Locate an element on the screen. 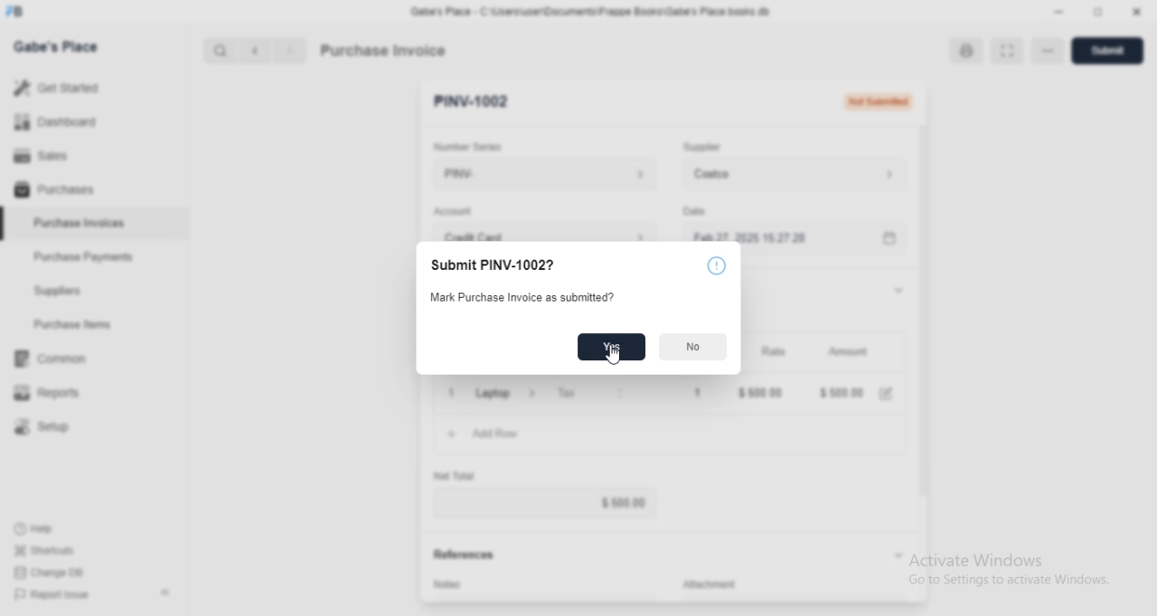  ‘Gabe's Place - C\Users\useriDocuments\Frappe Books\Gabe's Place books db. is located at coordinates (590, 11).